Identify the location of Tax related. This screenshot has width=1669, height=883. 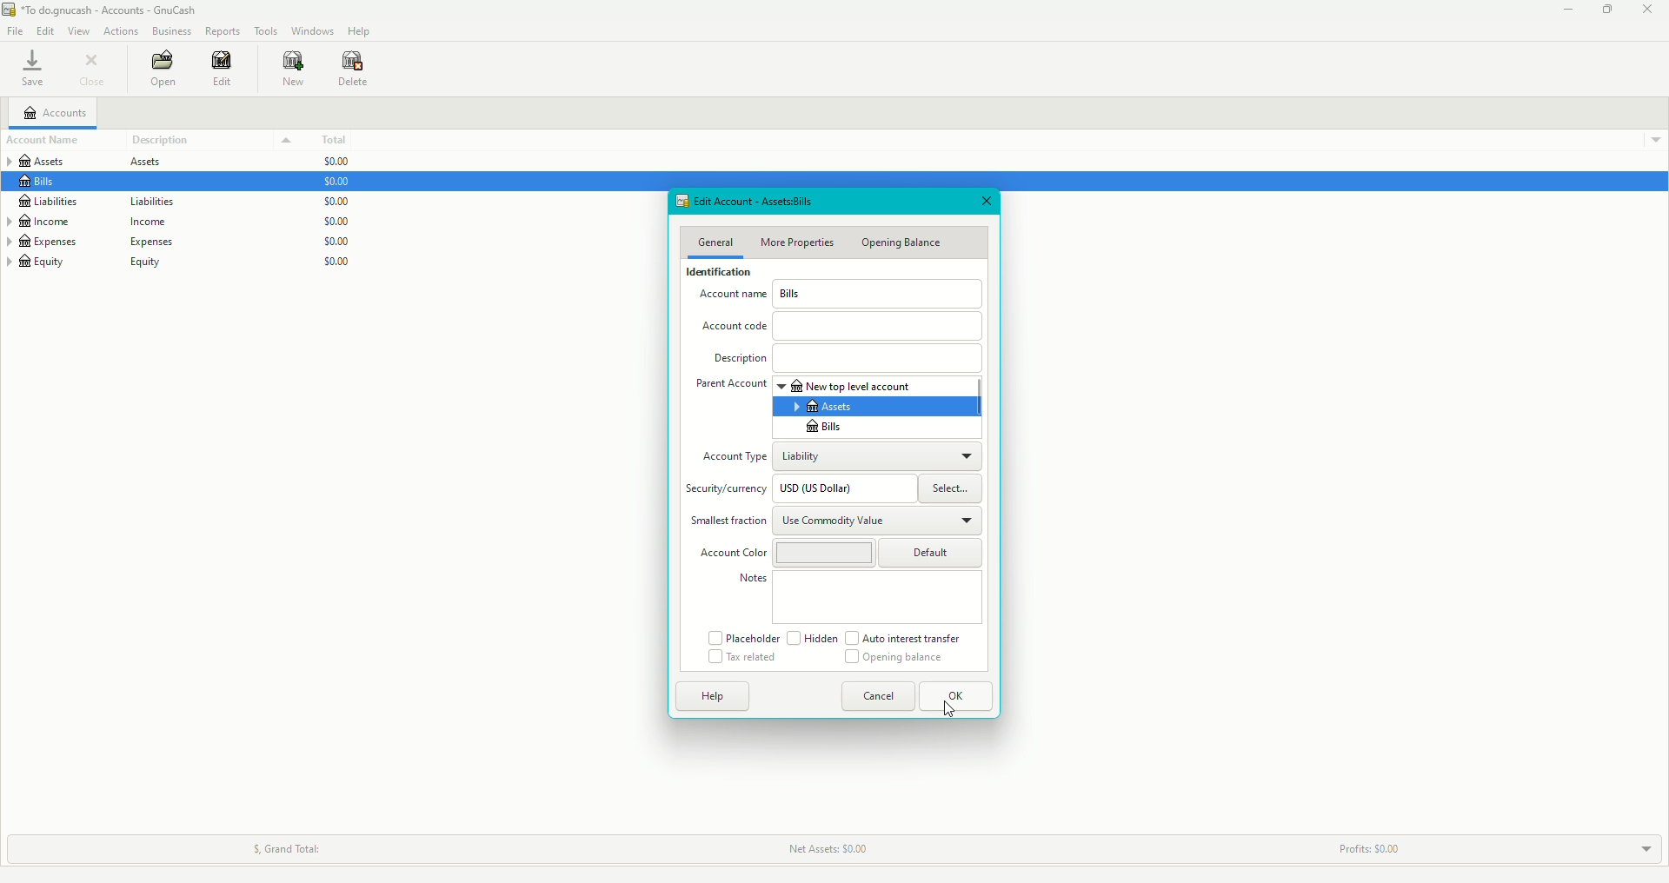
(742, 657).